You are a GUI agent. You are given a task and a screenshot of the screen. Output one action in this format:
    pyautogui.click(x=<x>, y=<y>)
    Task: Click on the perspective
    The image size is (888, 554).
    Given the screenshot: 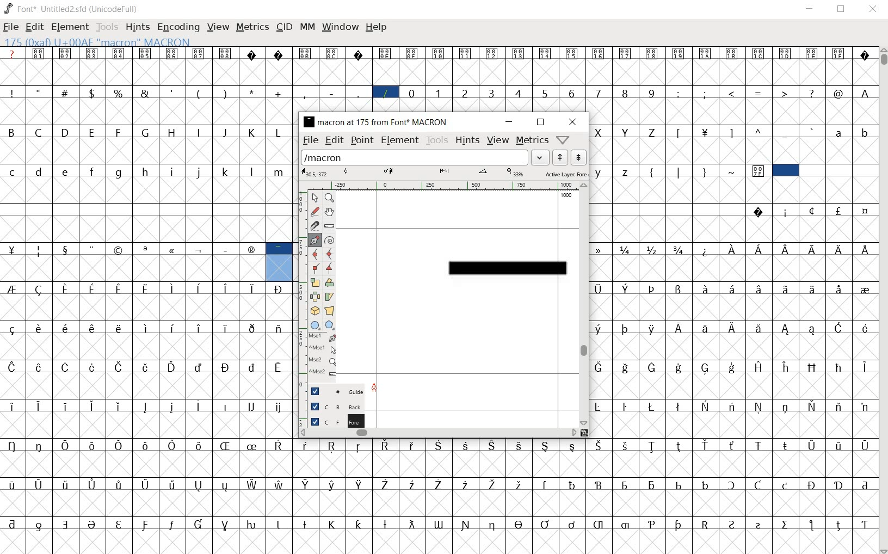 What is the action you would take?
    pyautogui.click(x=330, y=311)
    